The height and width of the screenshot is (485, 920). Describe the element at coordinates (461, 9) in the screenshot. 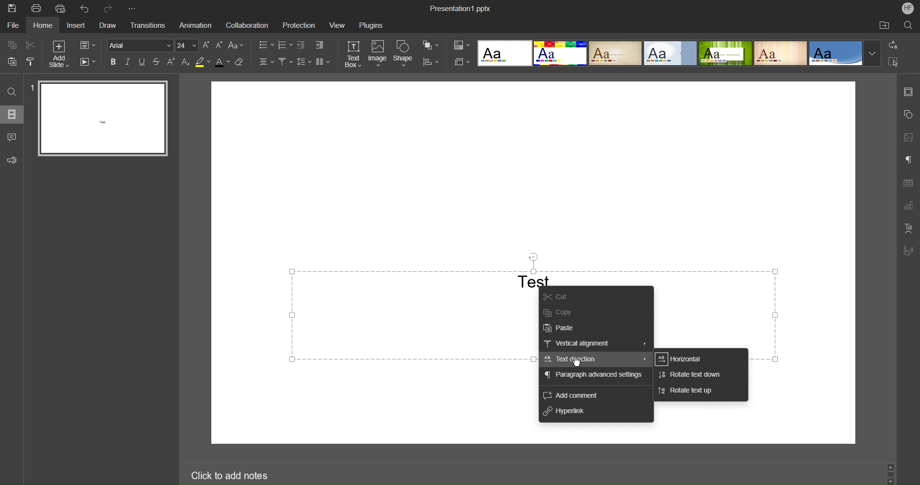

I see `Presentation1` at that location.